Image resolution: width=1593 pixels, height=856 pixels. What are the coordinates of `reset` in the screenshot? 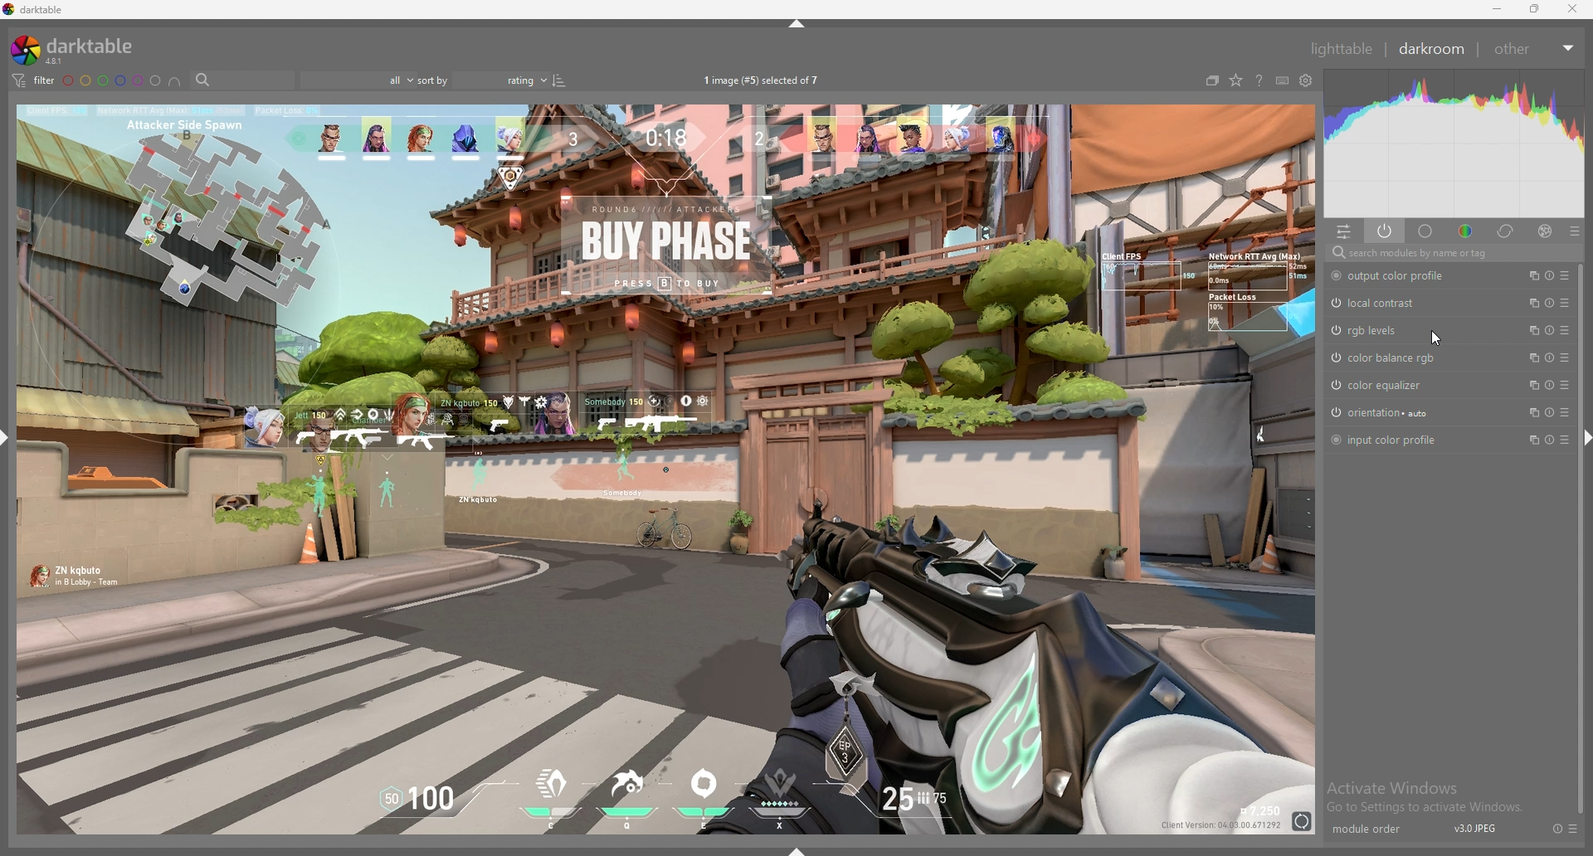 It's located at (1551, 330).